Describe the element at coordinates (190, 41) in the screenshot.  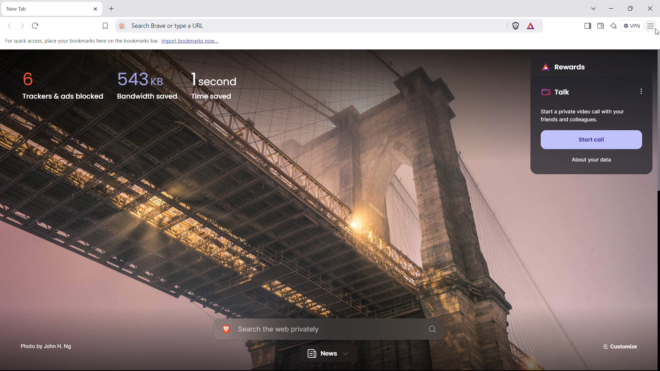
I see `import bookmarks` at that location.